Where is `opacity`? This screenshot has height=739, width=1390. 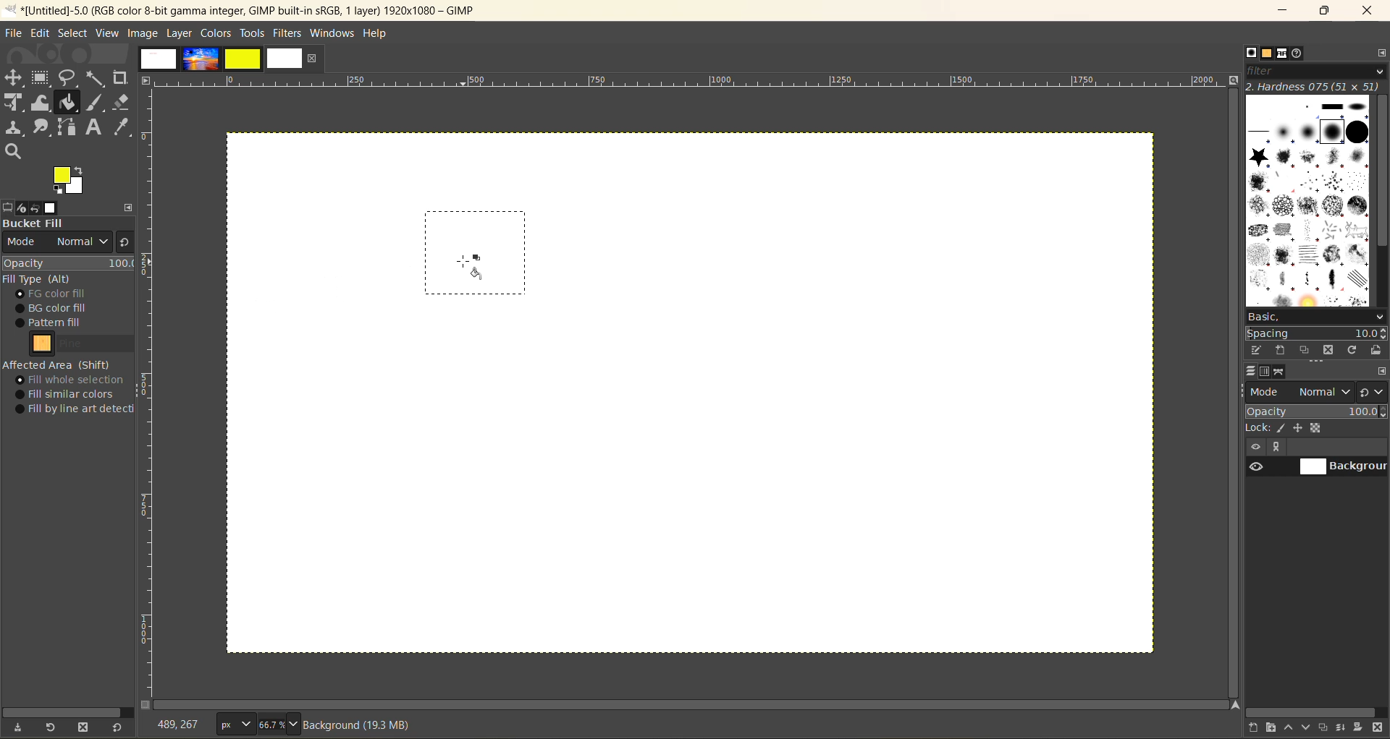
opacity is located at coordinates (1316, 411).